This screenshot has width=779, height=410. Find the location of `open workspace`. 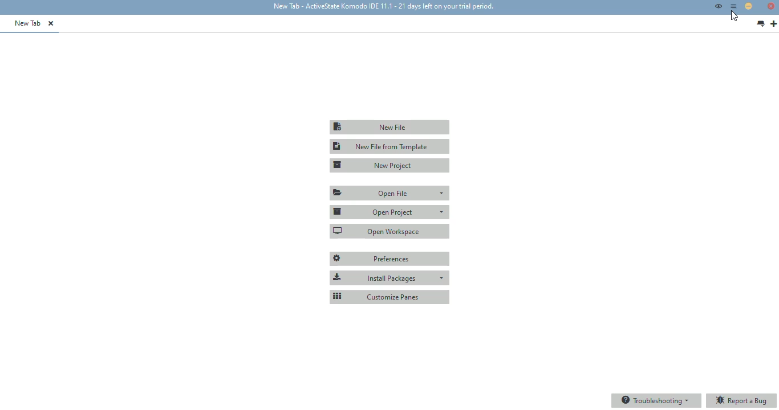

open workspace is located at coordinates (390, 231).